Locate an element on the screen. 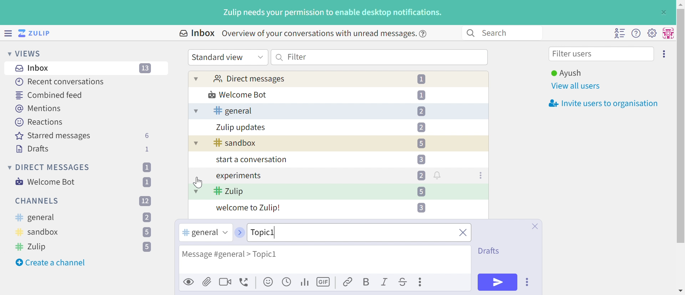 This screenshot has width=685, height=295. 6 is located at coordinates (147, 136).